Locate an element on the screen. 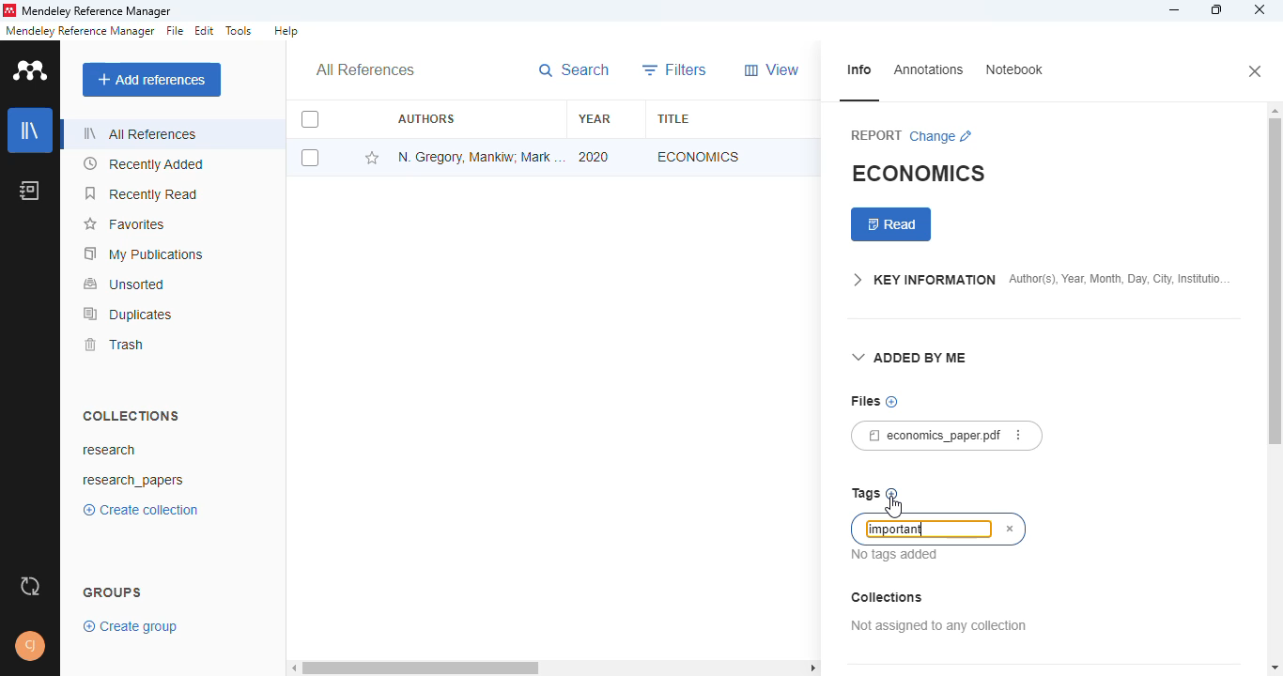 The image size is (1283, 676). year is located at coordinates (595, 118).